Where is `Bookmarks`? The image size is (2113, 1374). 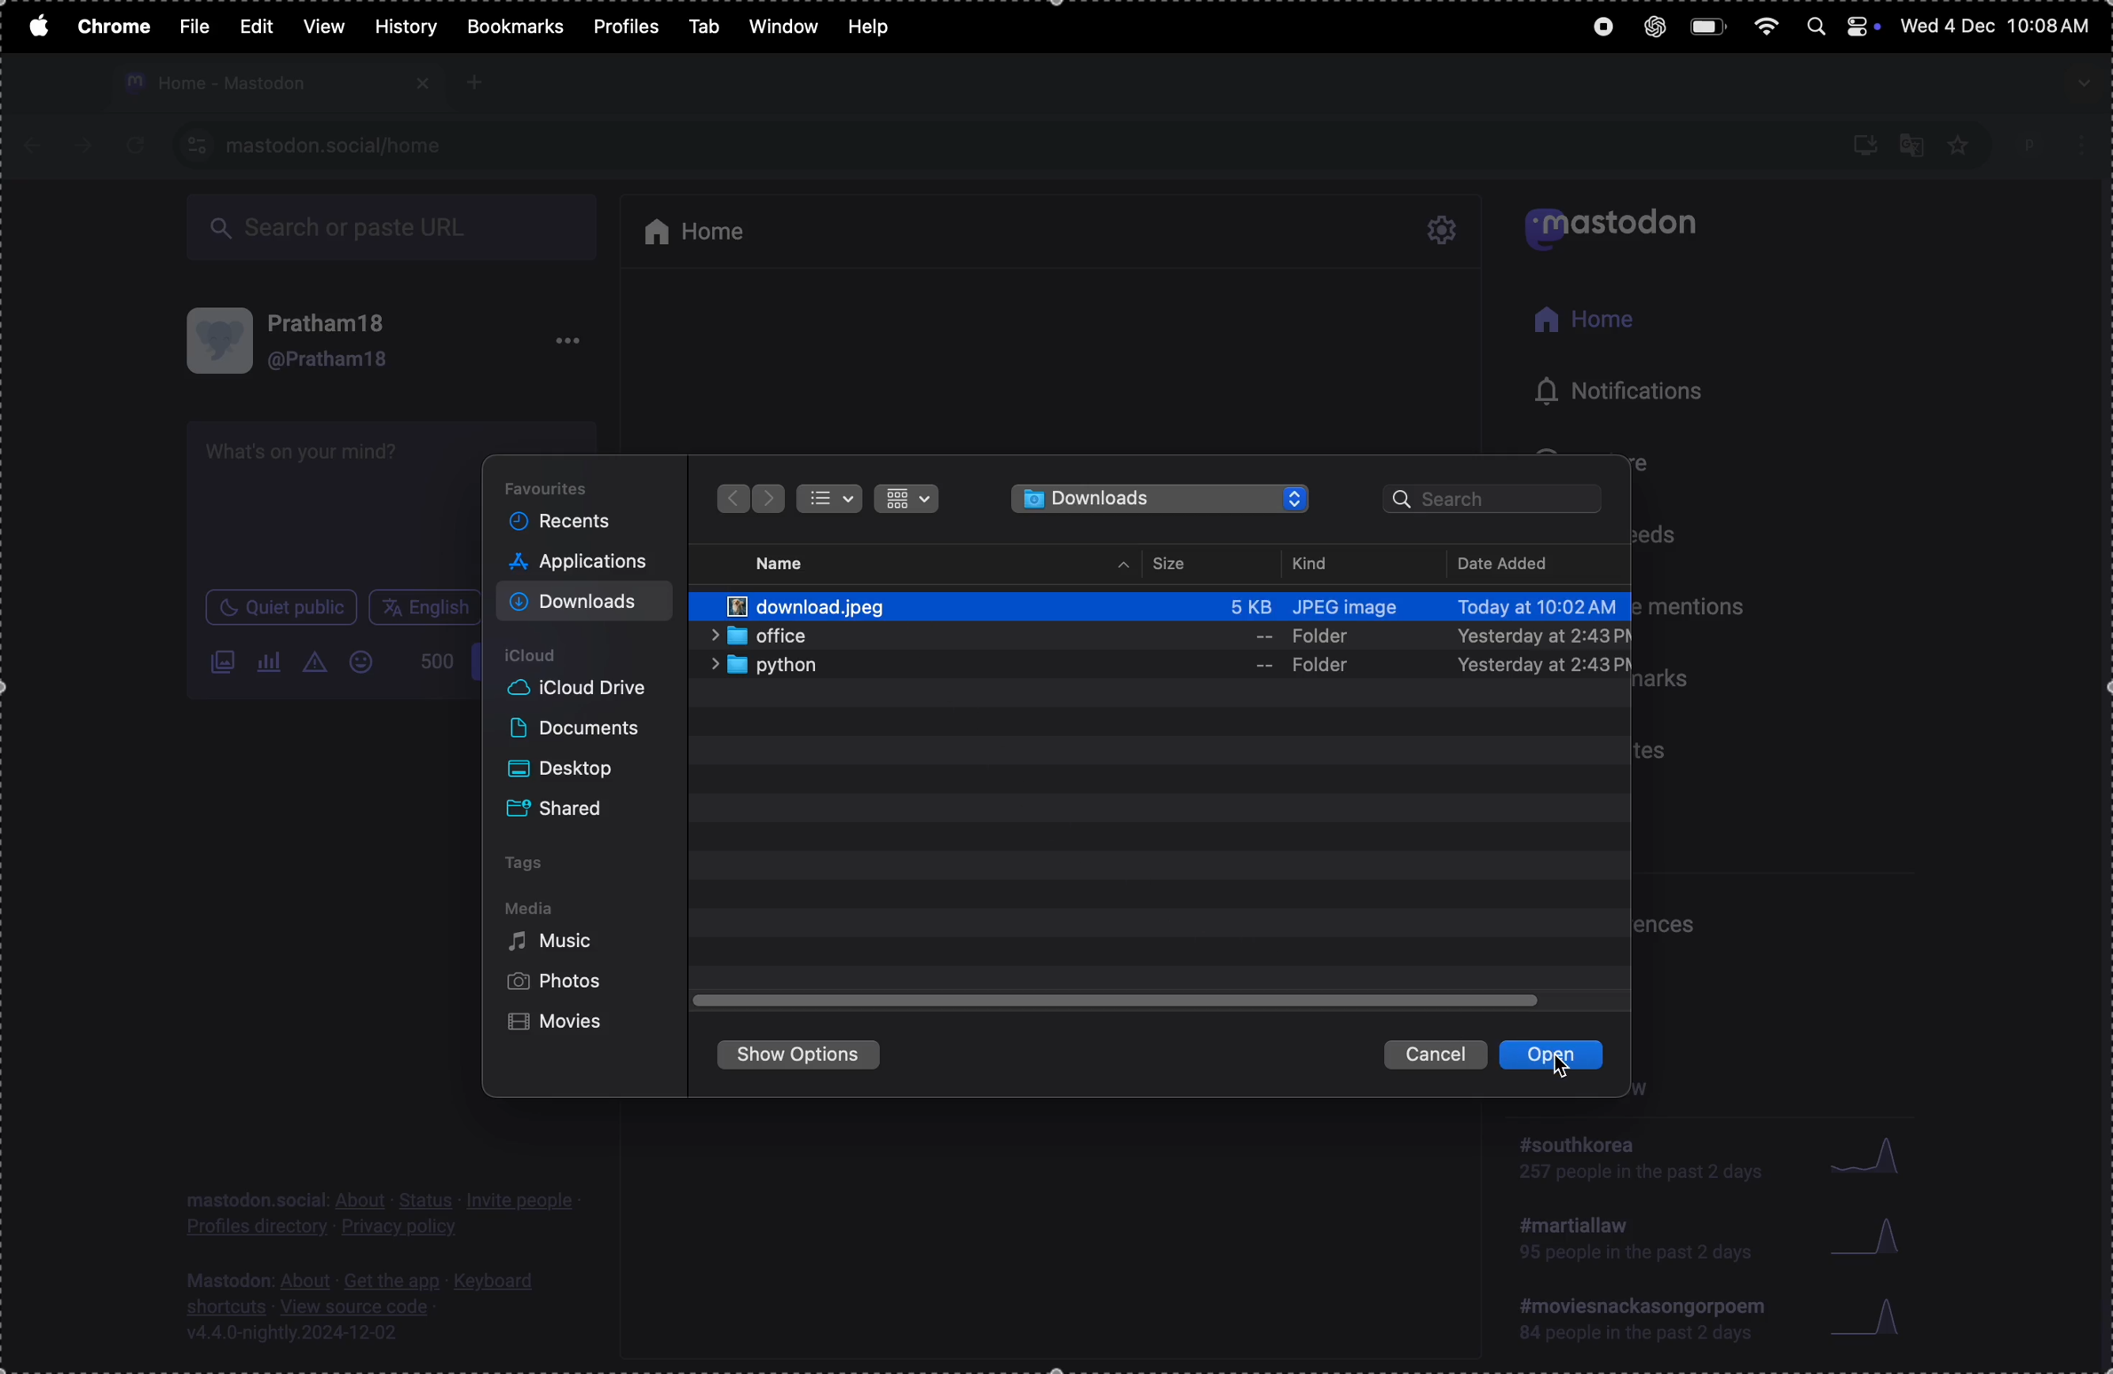
Bookmarks is located at coordinates (514, 27).